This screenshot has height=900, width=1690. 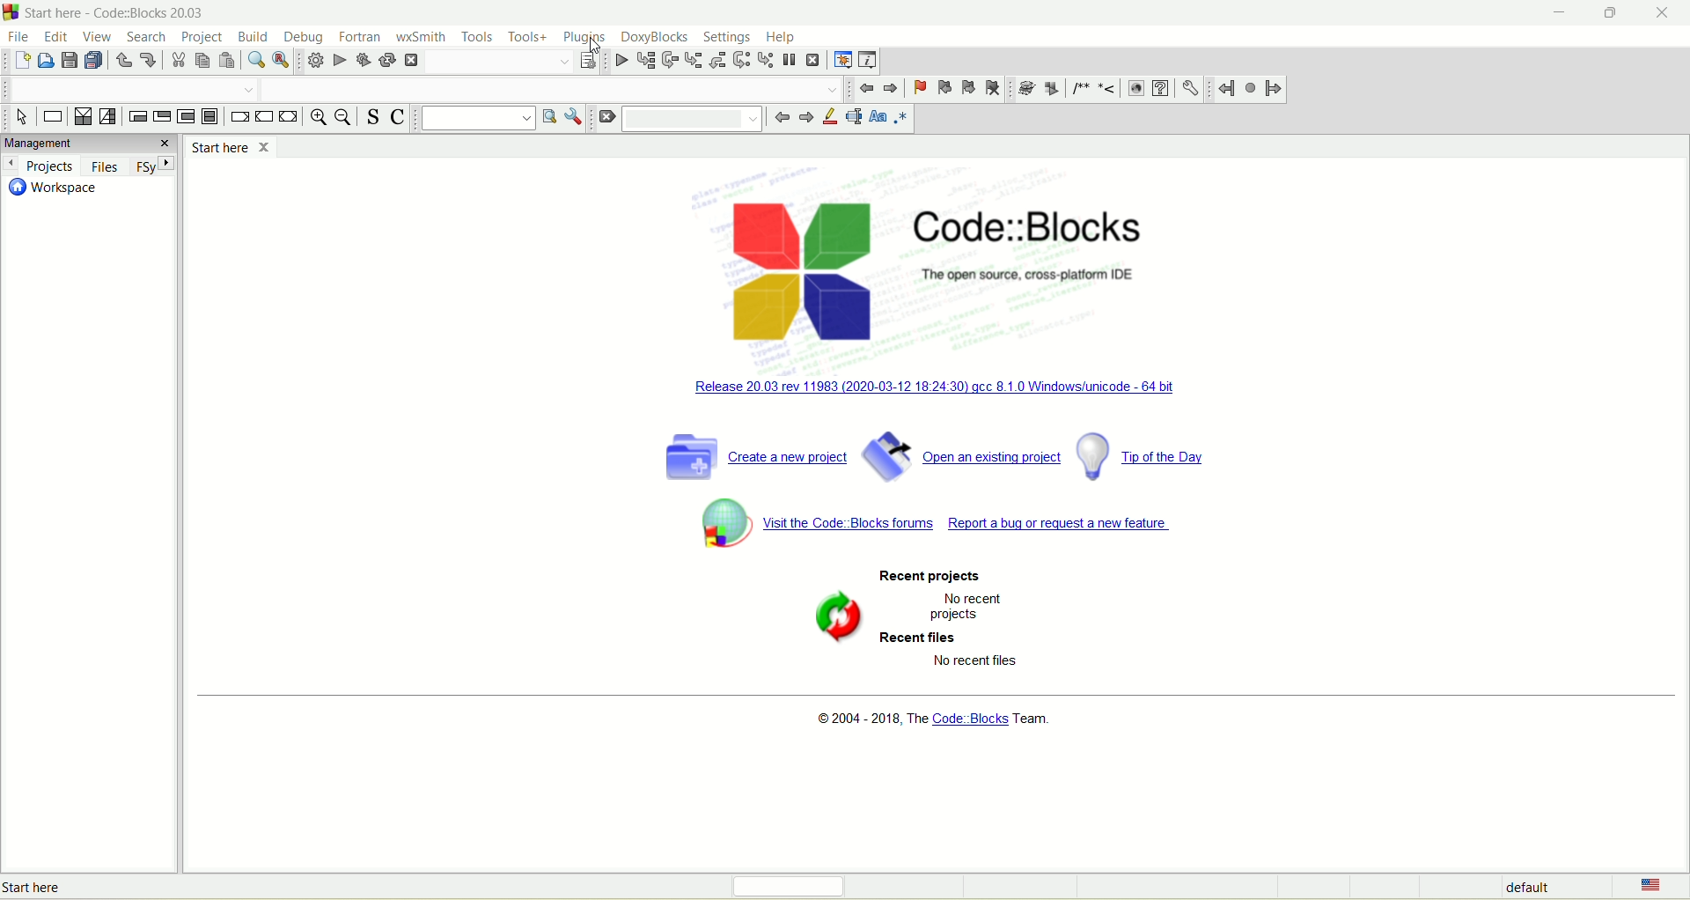 I want to click on recent files, so click(x=922, y=639).